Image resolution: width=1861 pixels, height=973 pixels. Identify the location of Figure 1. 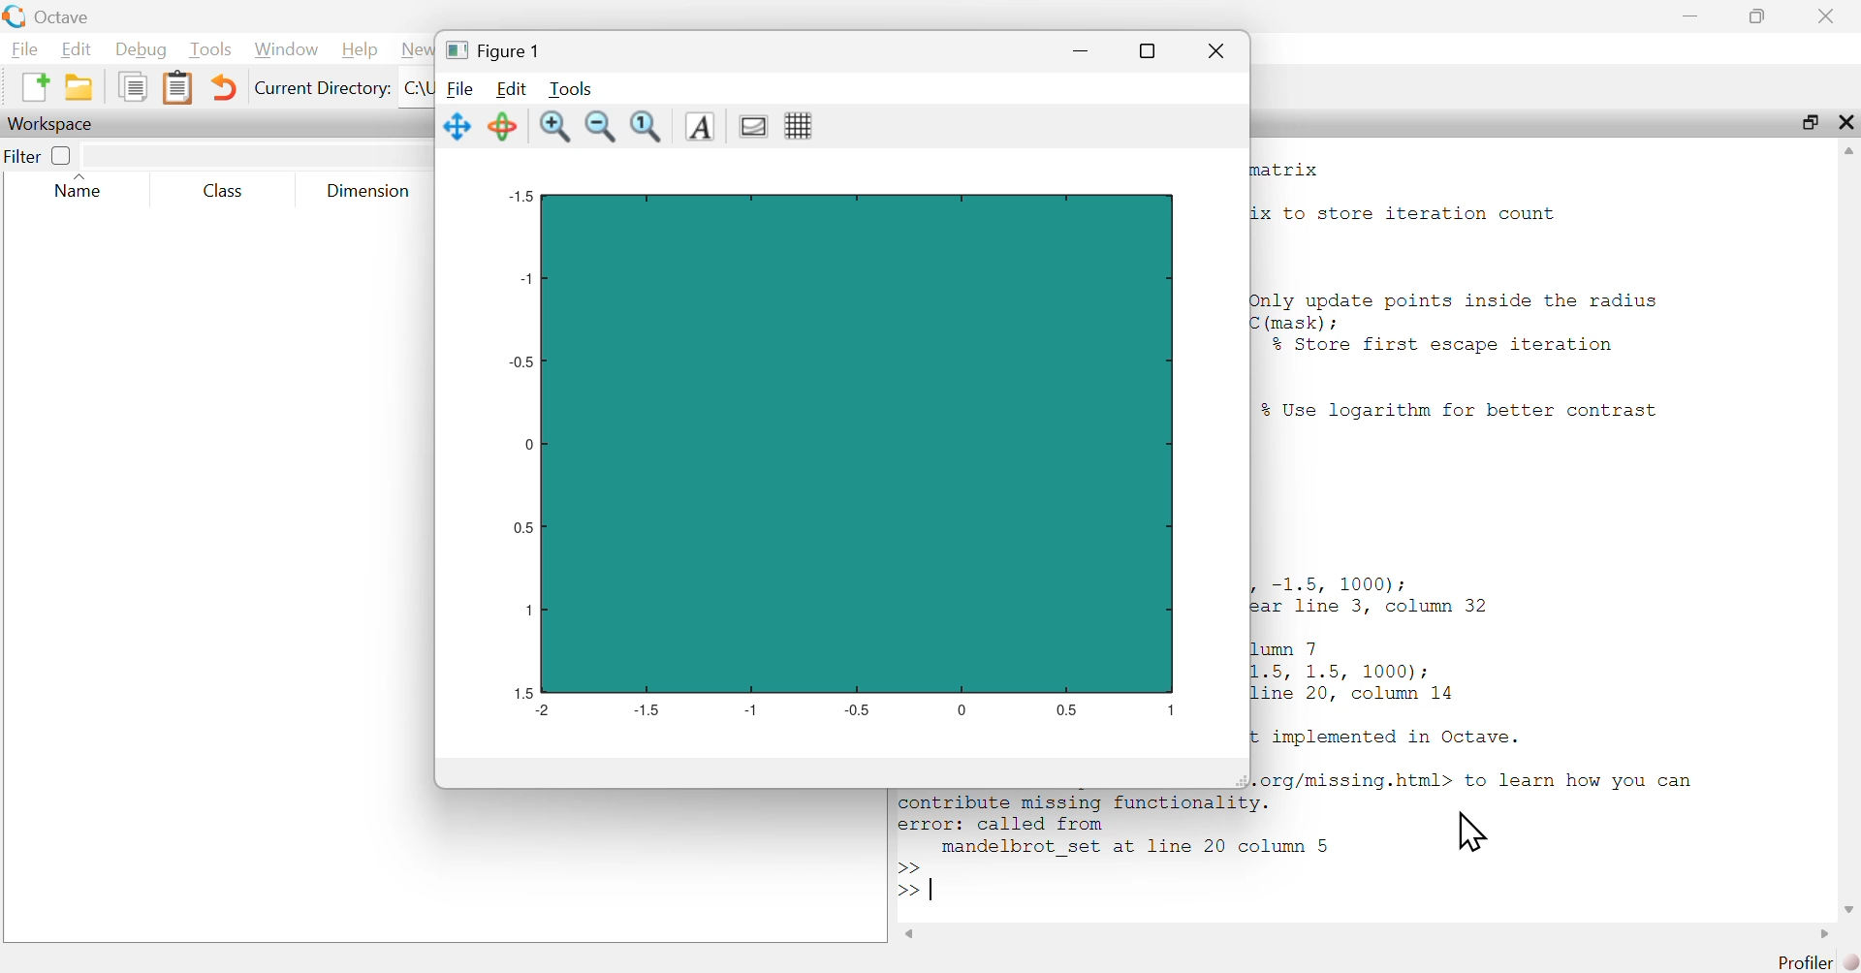
(496, 50).